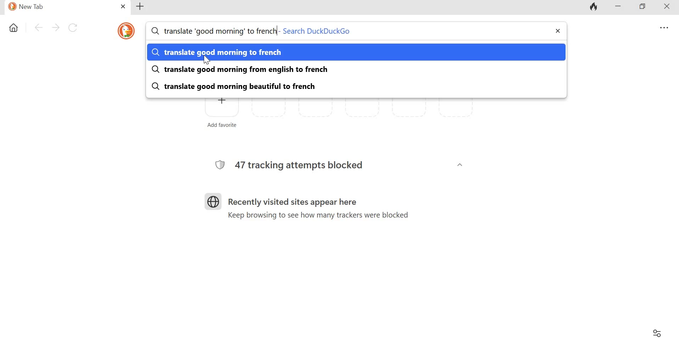 The image size is (679, 355). What do you see at coordinates (245, 85) in the screenshot?
I see `translate good morning beautiful to french` at bounding box center [245, 85].